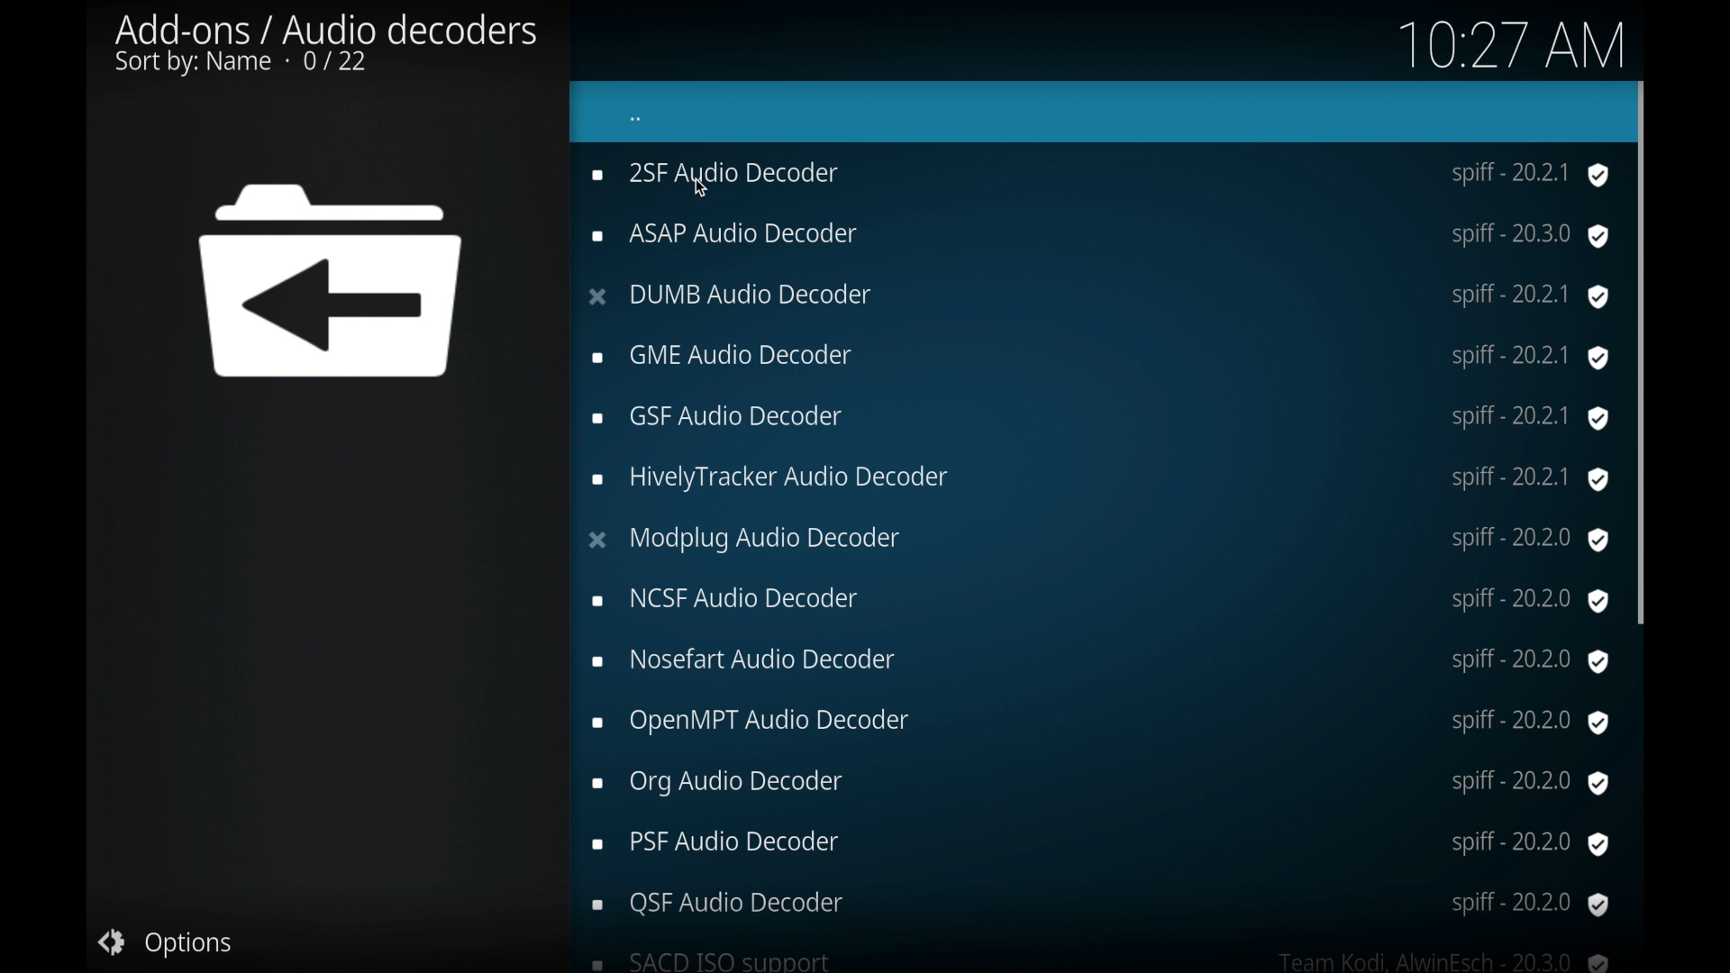 This screenshot has width=1730, height=973. I want to click on QSF audio decoder, so click(1101, 903).